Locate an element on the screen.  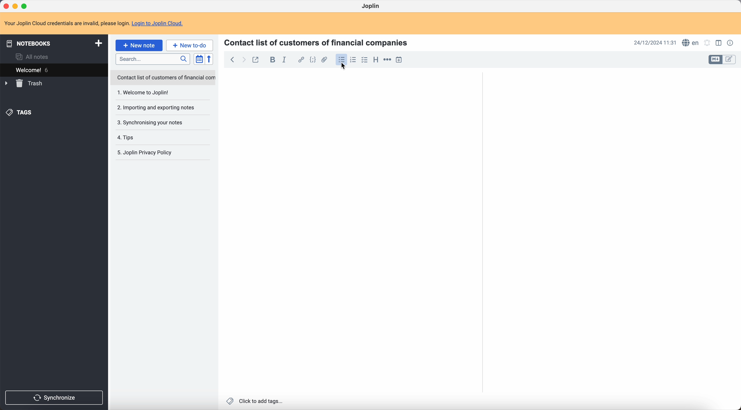
synchronize is located at coordinates (55, 398).